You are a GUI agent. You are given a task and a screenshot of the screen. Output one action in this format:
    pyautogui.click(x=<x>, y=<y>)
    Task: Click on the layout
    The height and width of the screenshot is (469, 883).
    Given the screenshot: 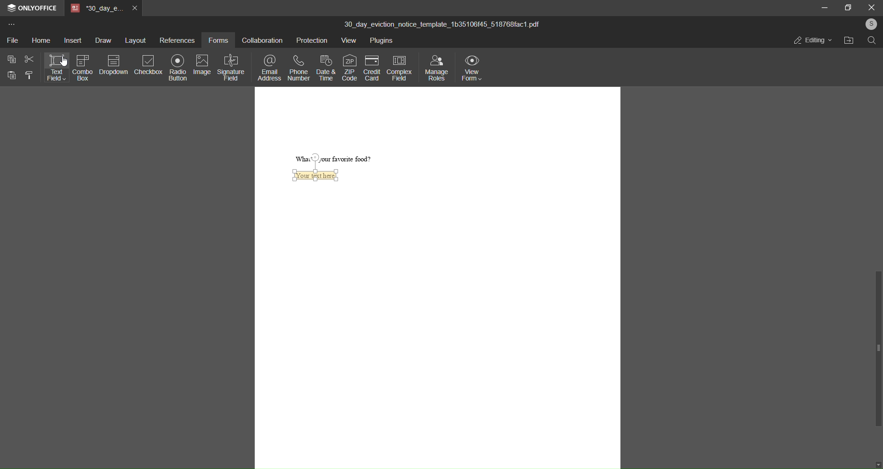 What is the action you would take?
    pyautogui.click(x=134, y=40)
    